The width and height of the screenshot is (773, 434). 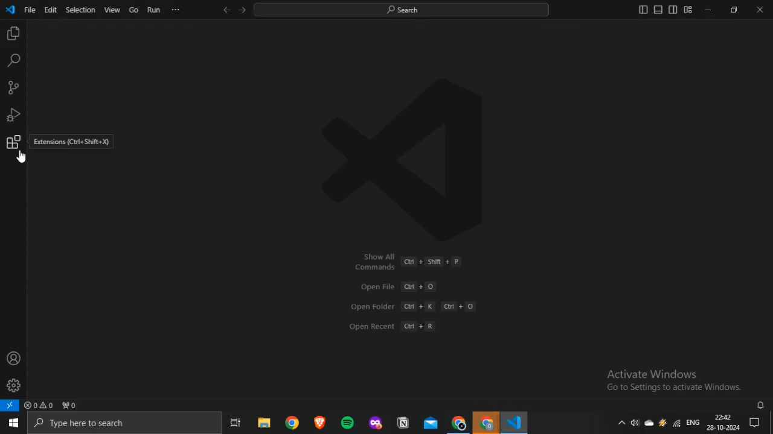 I want to click on search, so click(x=13, y=61).